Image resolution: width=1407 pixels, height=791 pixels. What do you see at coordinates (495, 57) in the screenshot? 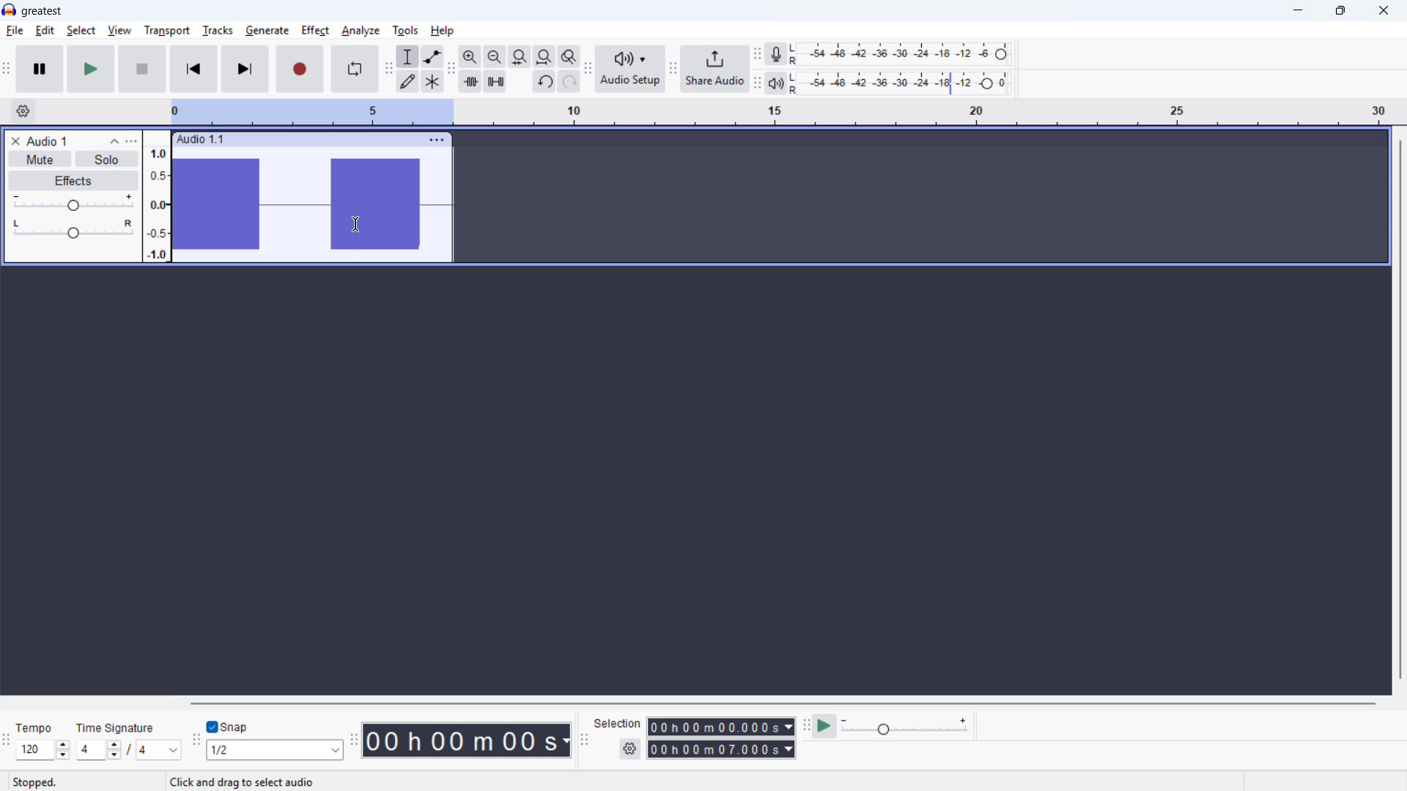
I see `Zoom out ` at bounding box center [495, 57].